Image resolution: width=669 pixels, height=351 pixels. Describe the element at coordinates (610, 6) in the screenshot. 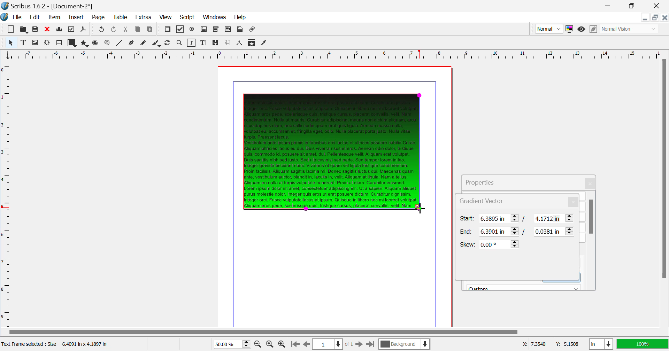

I see `Restore Down` at that location.